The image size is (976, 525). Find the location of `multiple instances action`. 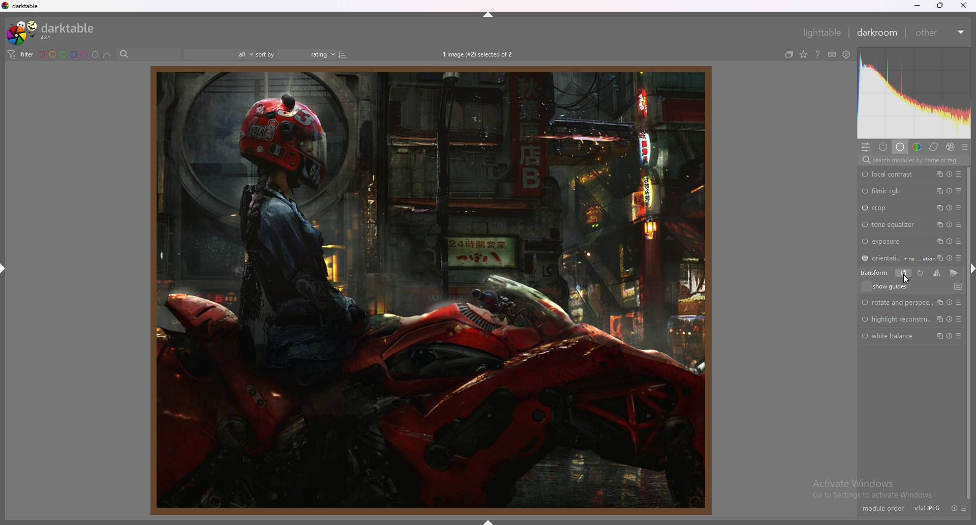

multiple instances action is located at coordinates (938, 225).